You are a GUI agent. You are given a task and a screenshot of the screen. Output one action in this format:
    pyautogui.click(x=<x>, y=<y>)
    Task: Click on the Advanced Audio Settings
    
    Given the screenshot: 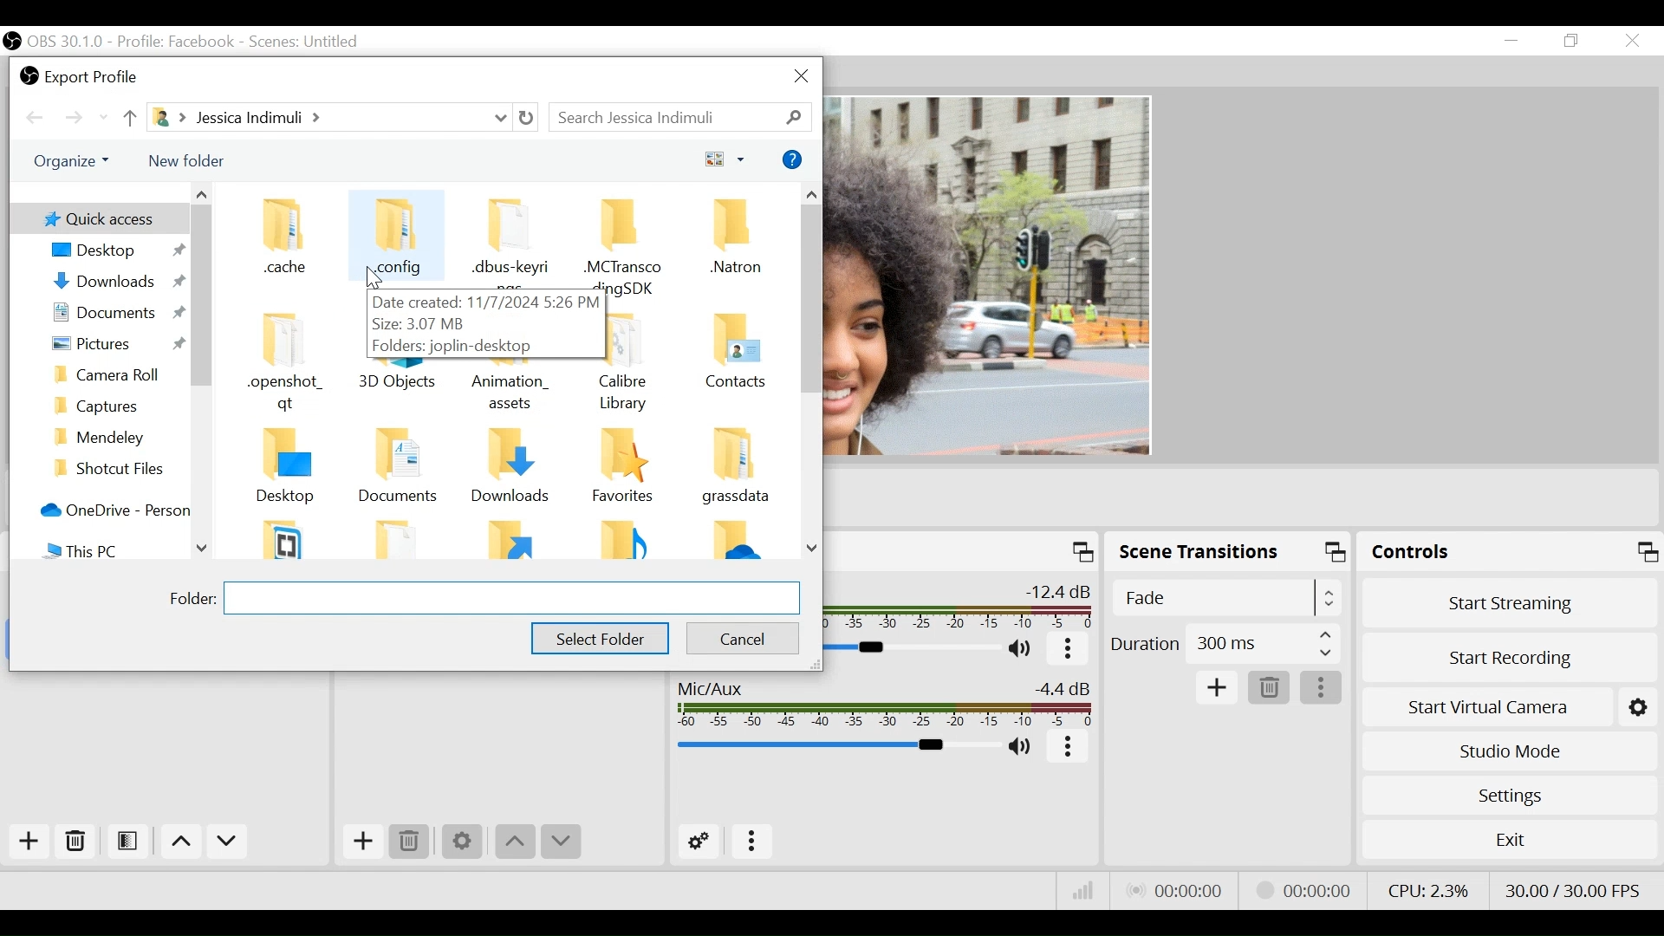 What is the action you would take?
    pyautogui.click(x=699, y=842)
    